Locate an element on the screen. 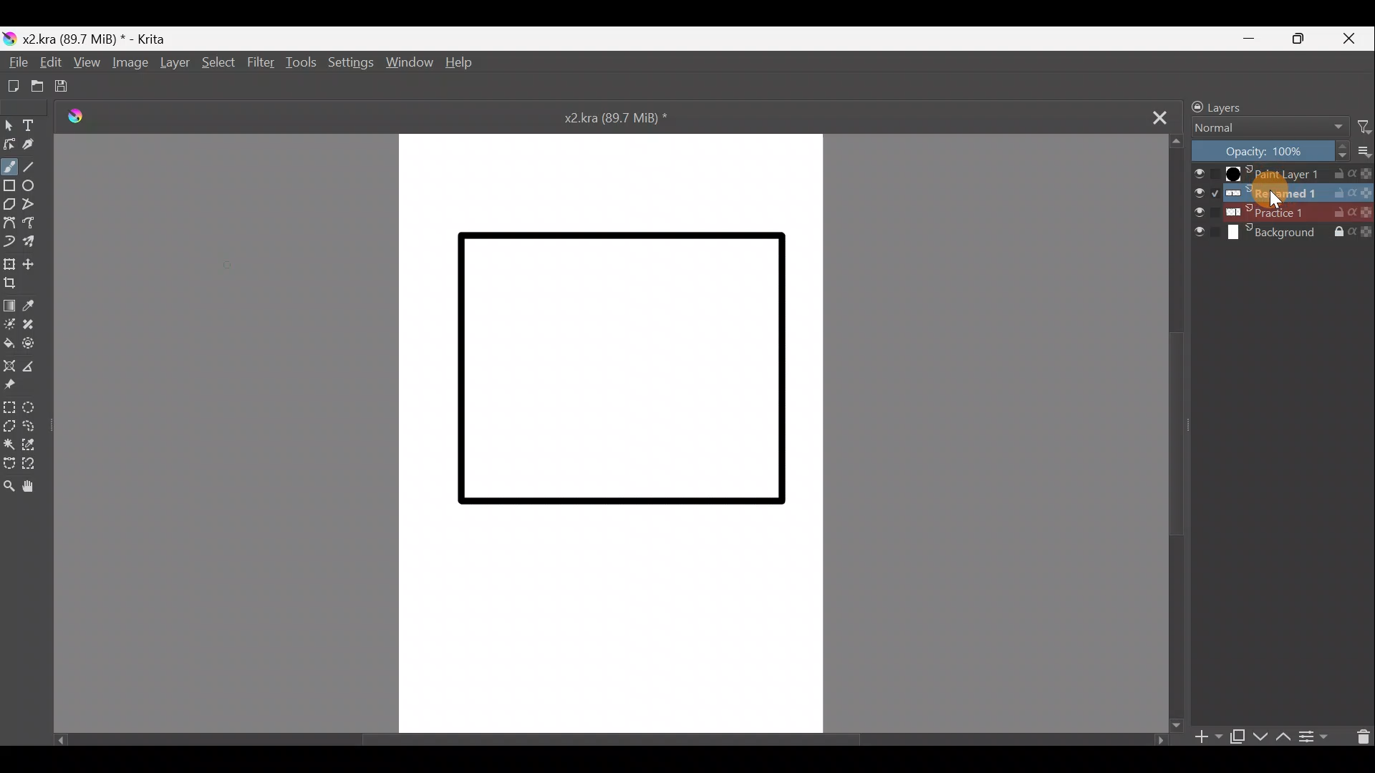 Image resolution: width=1375 pixels, height=773 pixels. Filter is located at coordinates (259, 62).